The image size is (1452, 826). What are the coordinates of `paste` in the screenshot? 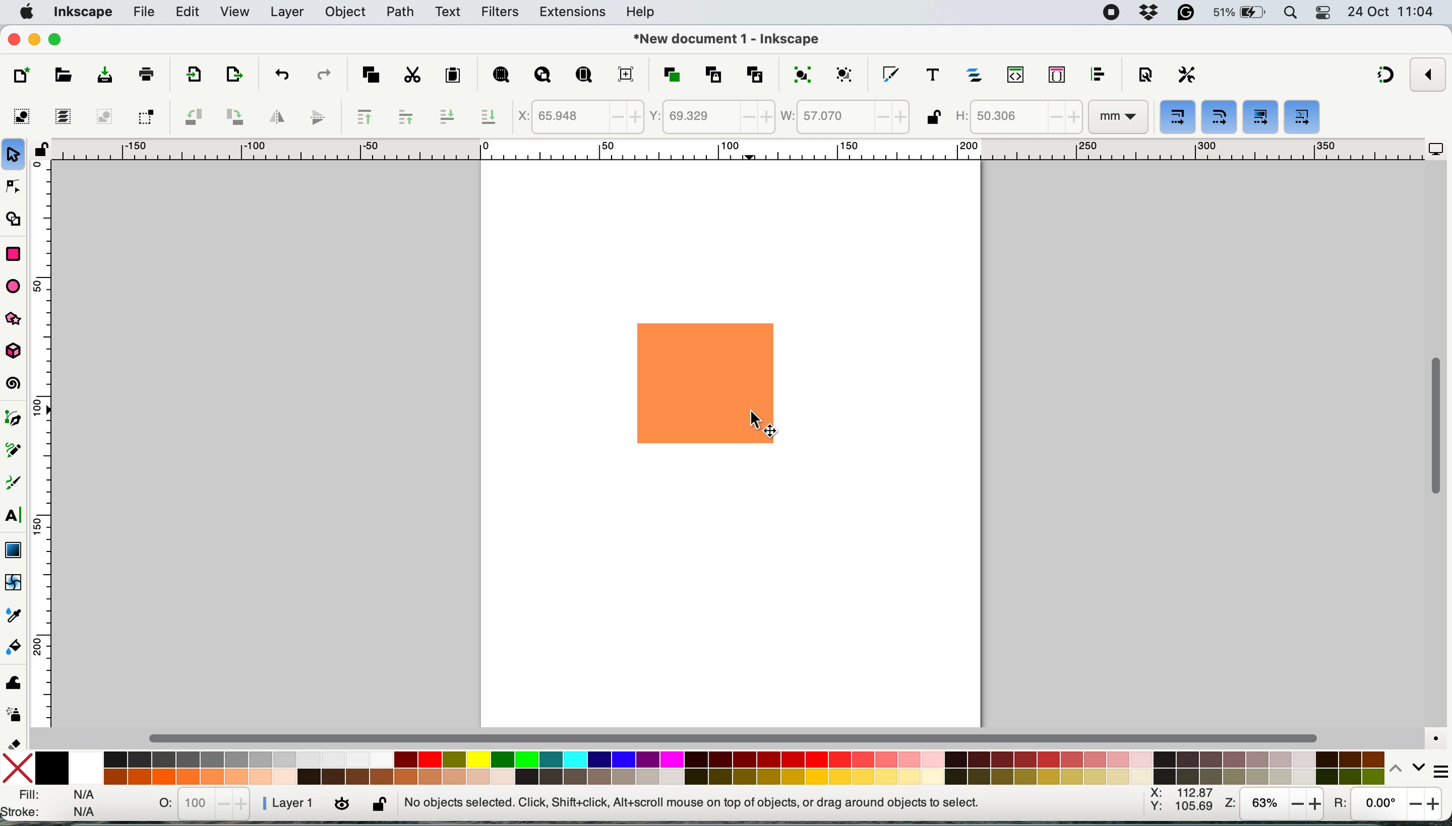 It's located at (452, 75).